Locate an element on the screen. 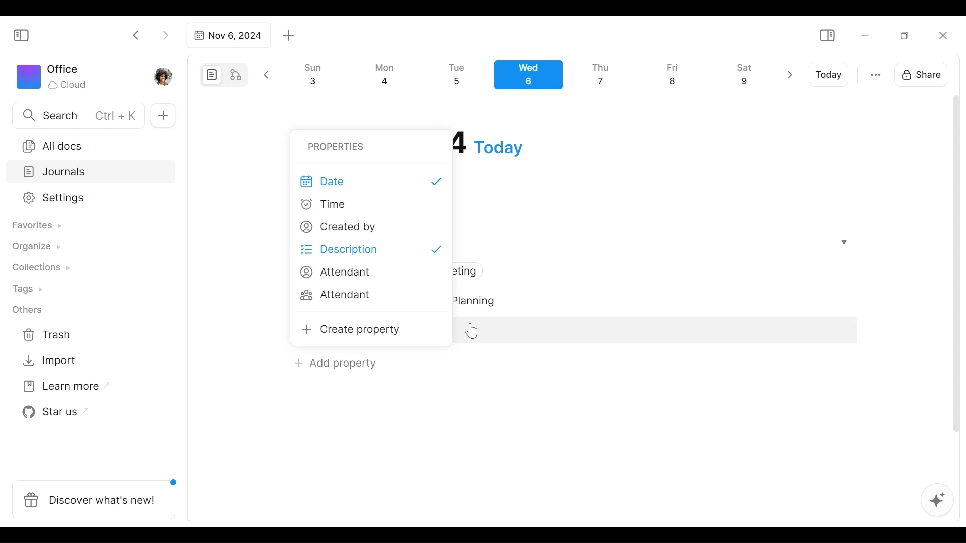  AFFiNE AI is located at coordinates (937, 501).